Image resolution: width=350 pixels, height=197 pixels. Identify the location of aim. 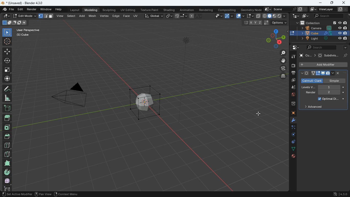
(7, 41).